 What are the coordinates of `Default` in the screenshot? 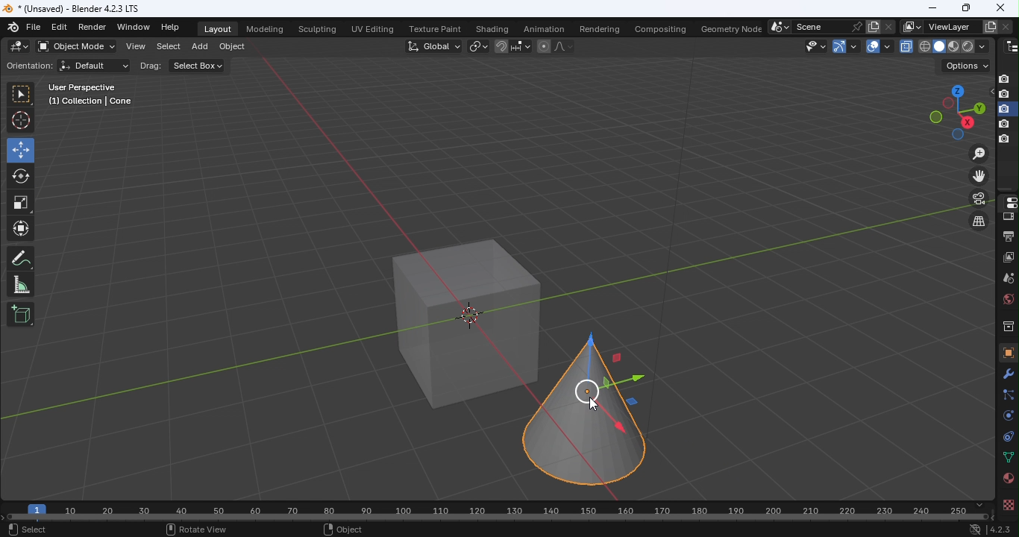 It's located at (94, 66).